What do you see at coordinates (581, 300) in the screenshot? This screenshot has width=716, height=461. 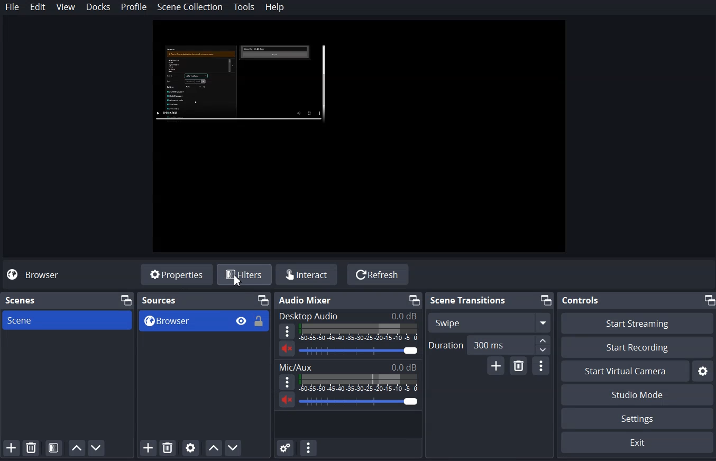 I see `Controls` at bounding box center [581, 300].